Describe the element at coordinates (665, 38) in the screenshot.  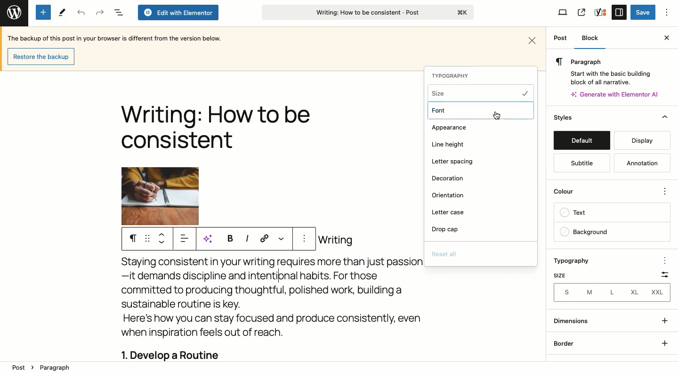
I see `Close` at that location.